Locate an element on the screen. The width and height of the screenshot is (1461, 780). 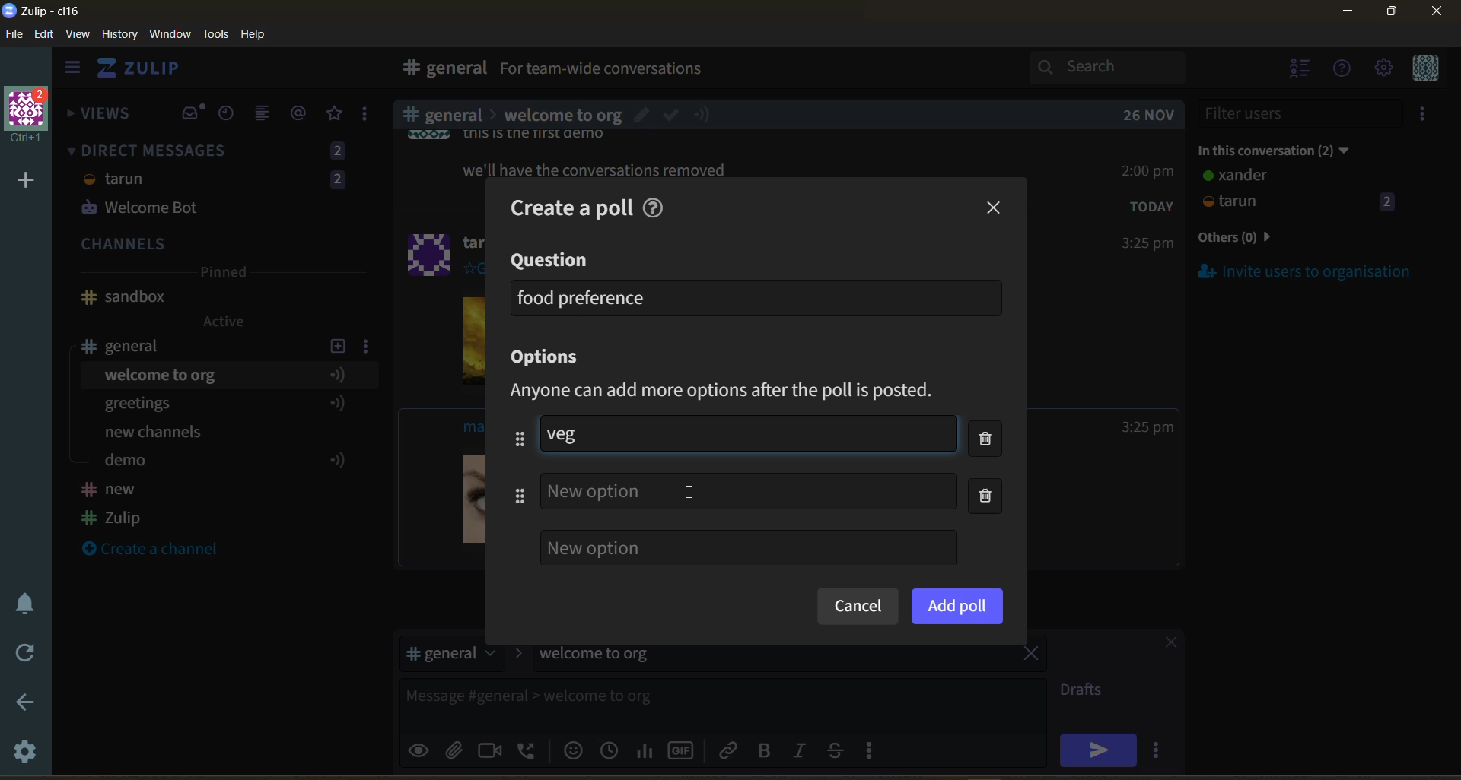
maximize is located at coordinates (1389, 16).